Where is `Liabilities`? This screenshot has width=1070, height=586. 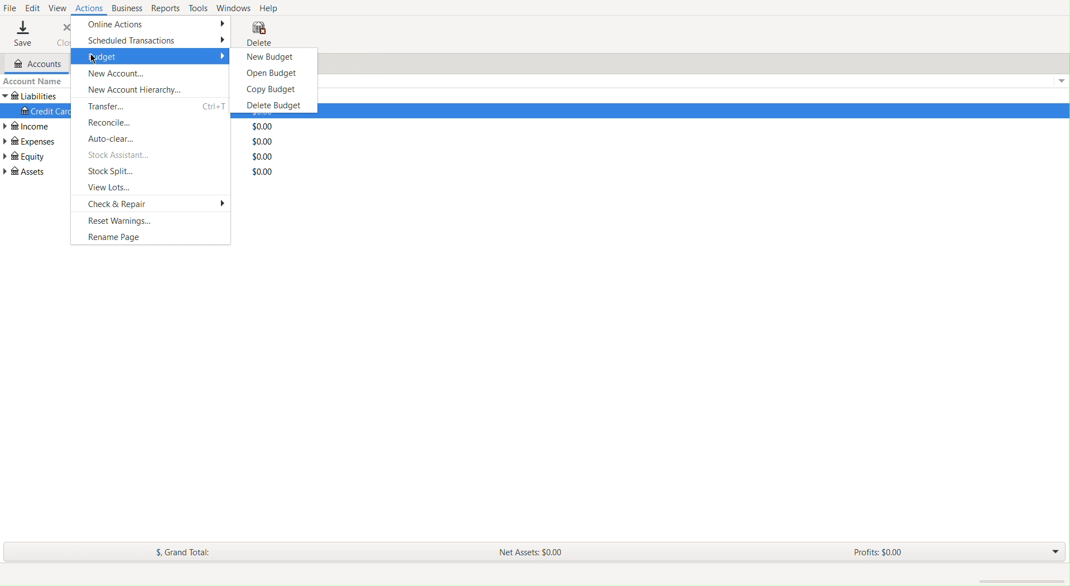
Liabilities is located at coordinates (31, 96).